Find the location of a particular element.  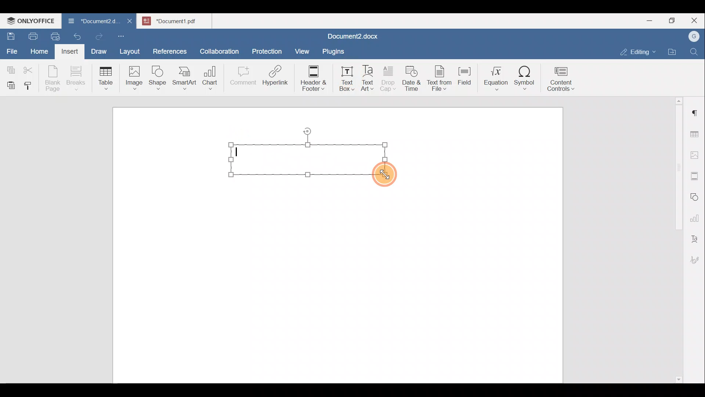

Undo is located at coordinates (76, 35).